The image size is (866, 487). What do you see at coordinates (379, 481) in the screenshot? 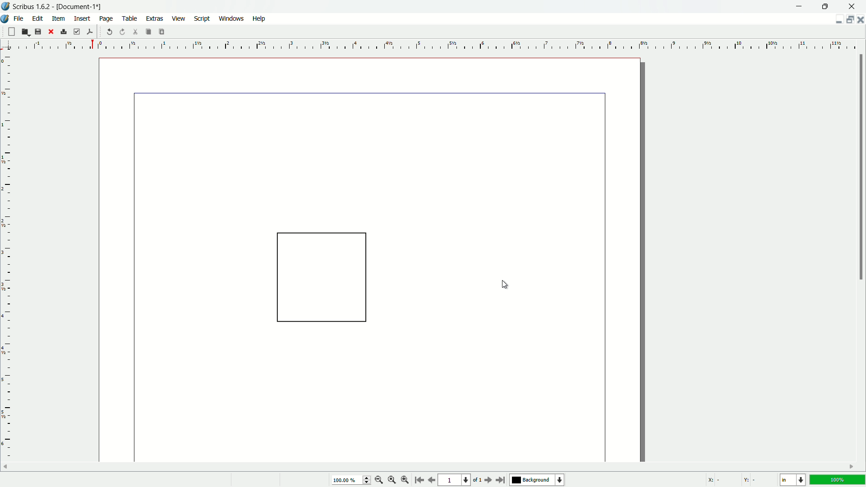
I see `zoom out` at bounding box center [379, 481].